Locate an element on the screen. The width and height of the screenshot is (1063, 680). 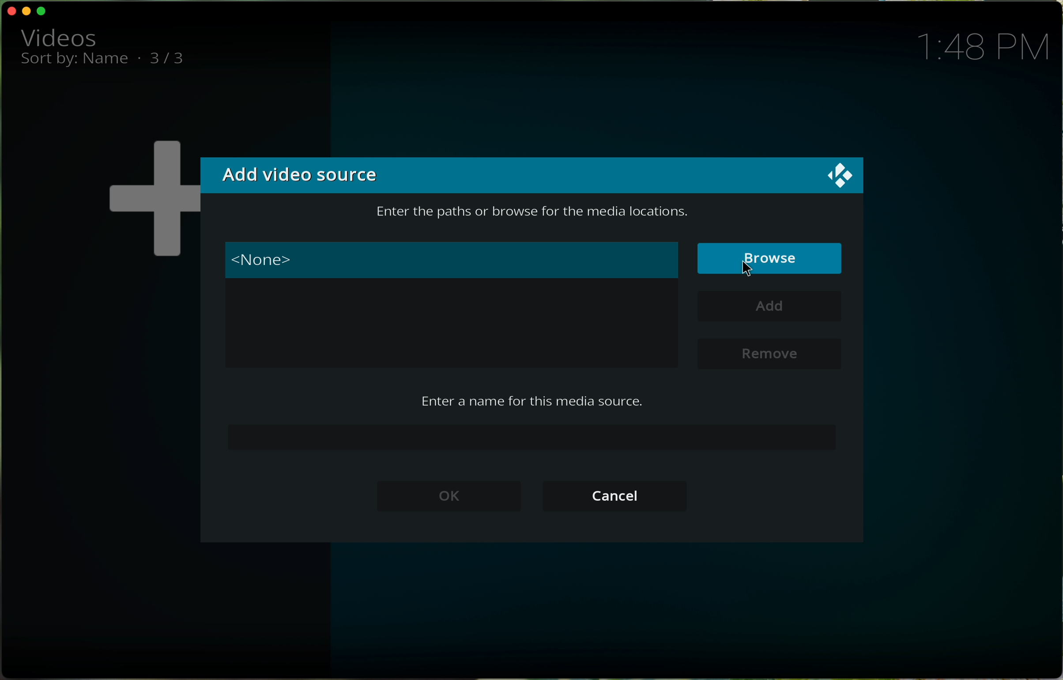
1:48 PM is located at coordinates (989, 45).